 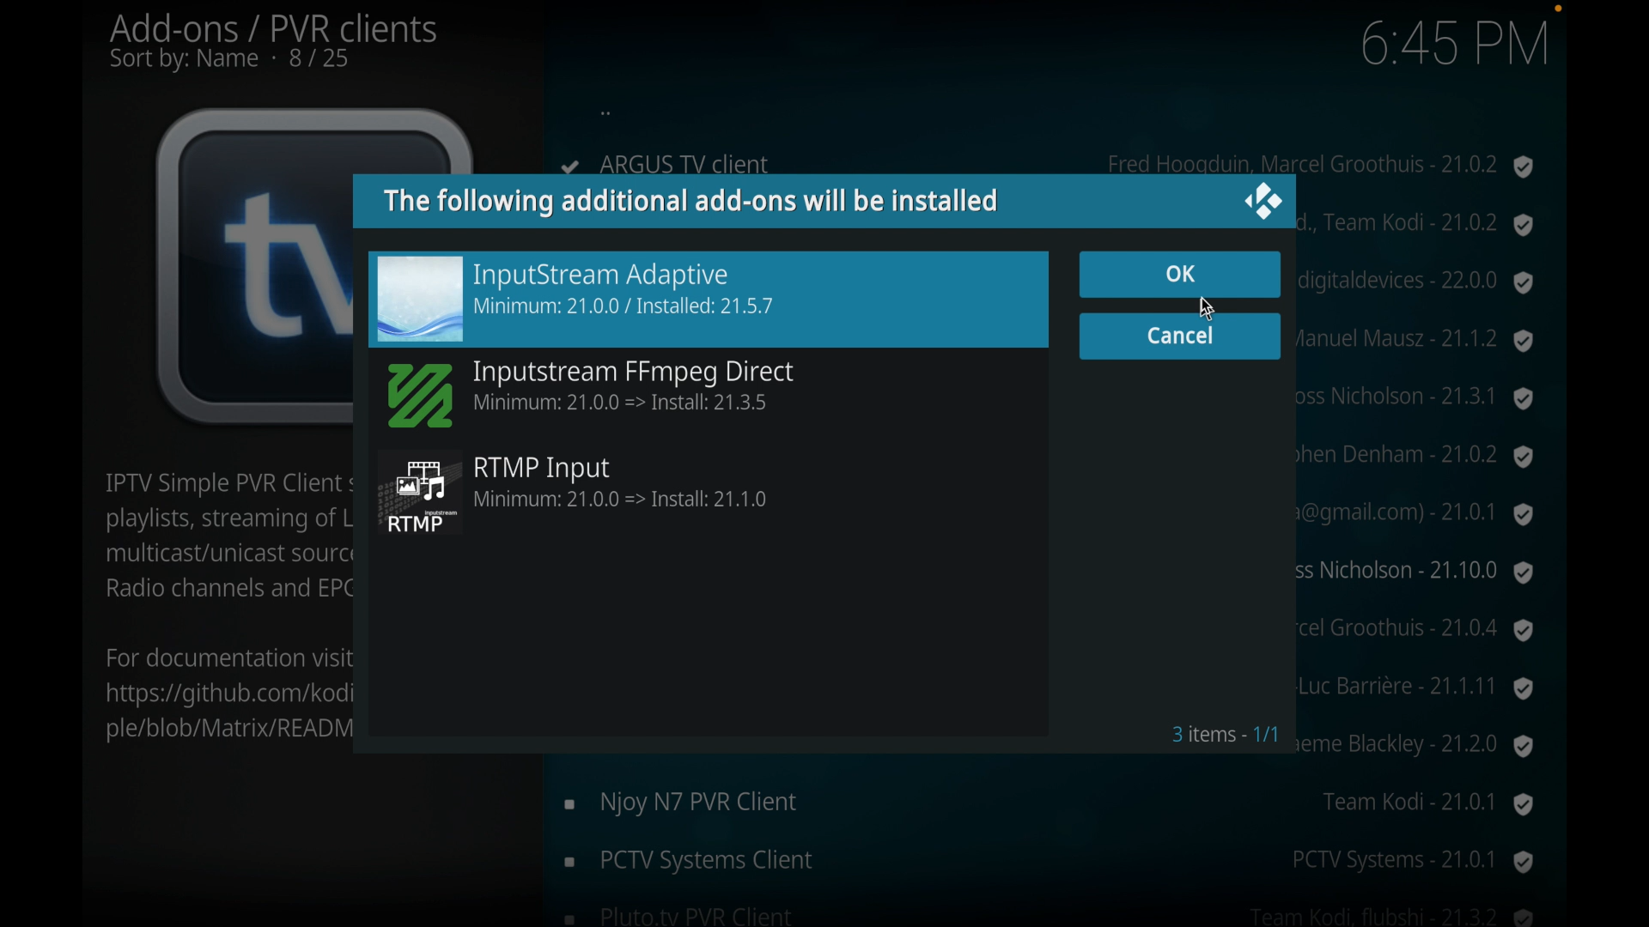 What do you see at coordinates (1050, 804) in the screenshot?
I see `enjoy N7 PVR client` at bounding box center [1050, 804].